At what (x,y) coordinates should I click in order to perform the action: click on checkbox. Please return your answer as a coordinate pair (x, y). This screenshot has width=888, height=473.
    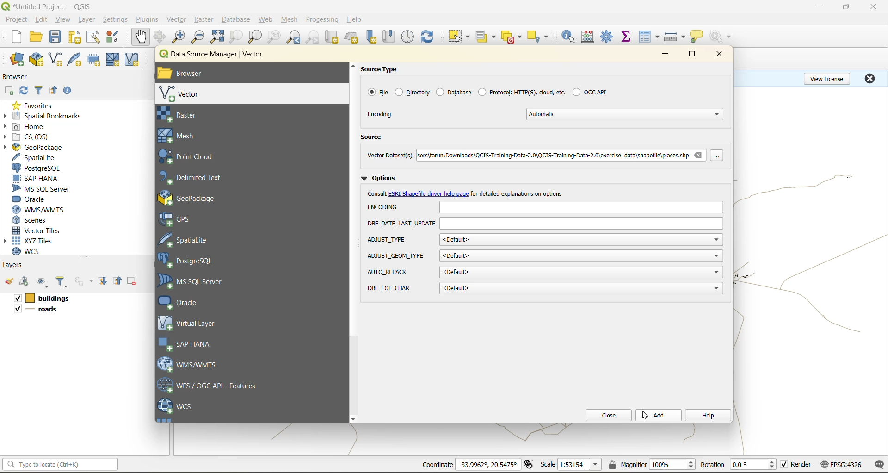
    Looking at the image, I should click on (16, 299).